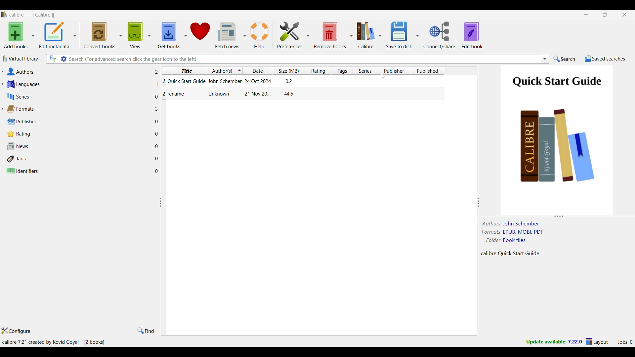 Image resolution: width=635 pixels, height=357 pixels. Describe the element at coordinates (32, 15) in the screenshot. I see `Software name` at that location.